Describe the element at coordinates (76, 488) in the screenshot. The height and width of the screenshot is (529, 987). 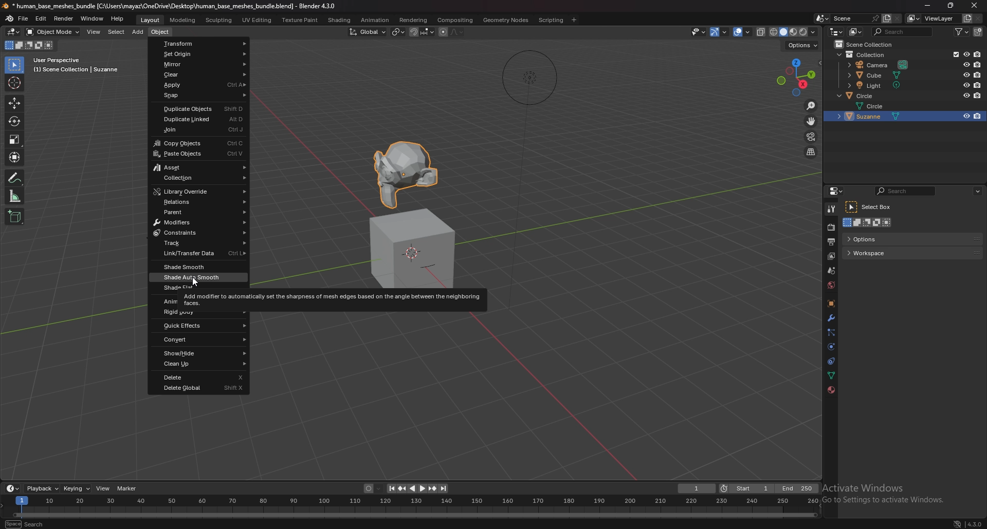
I see `keying` at that location.